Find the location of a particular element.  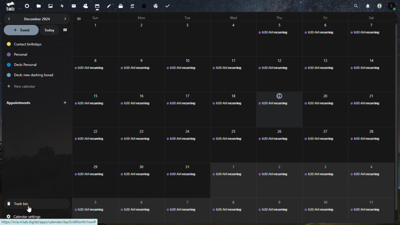

9 is located at coordinates (274, 210).